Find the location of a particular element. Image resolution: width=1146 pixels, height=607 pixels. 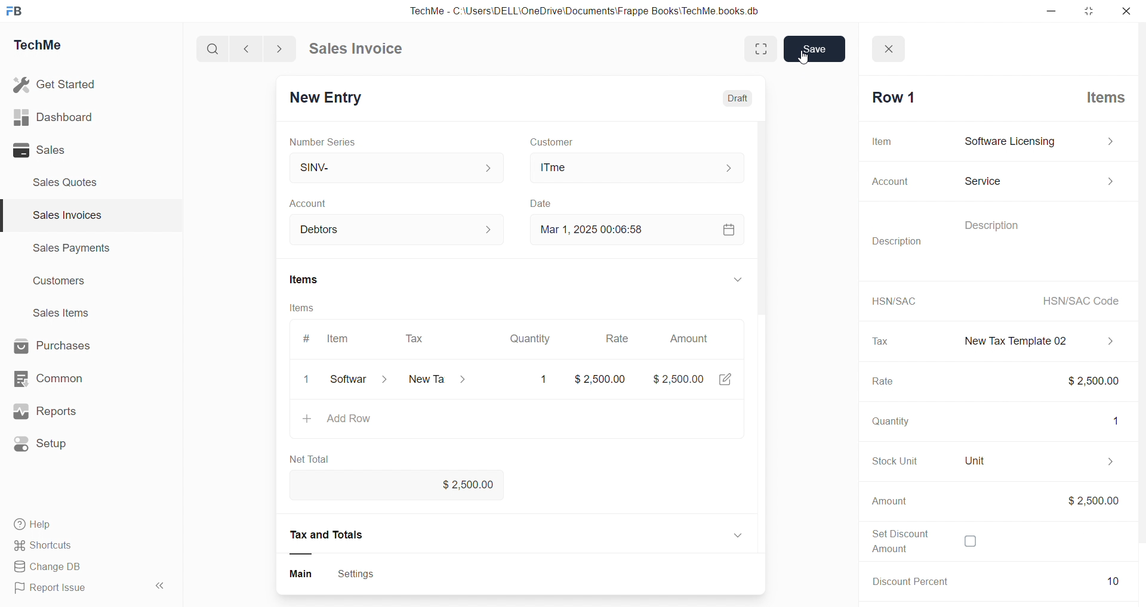

Full width is located at coordinates (750, 48).